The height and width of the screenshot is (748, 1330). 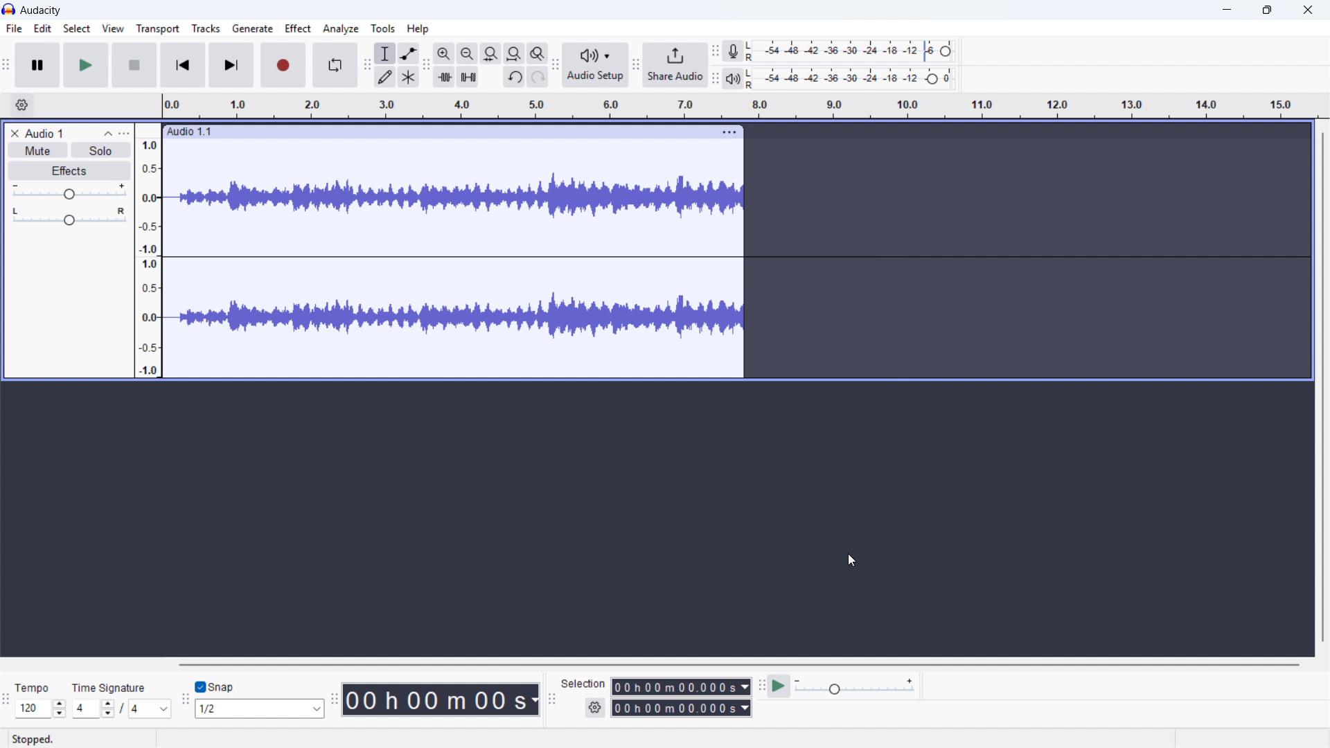 I want to click on Analyse , so click(x=340, y=28).